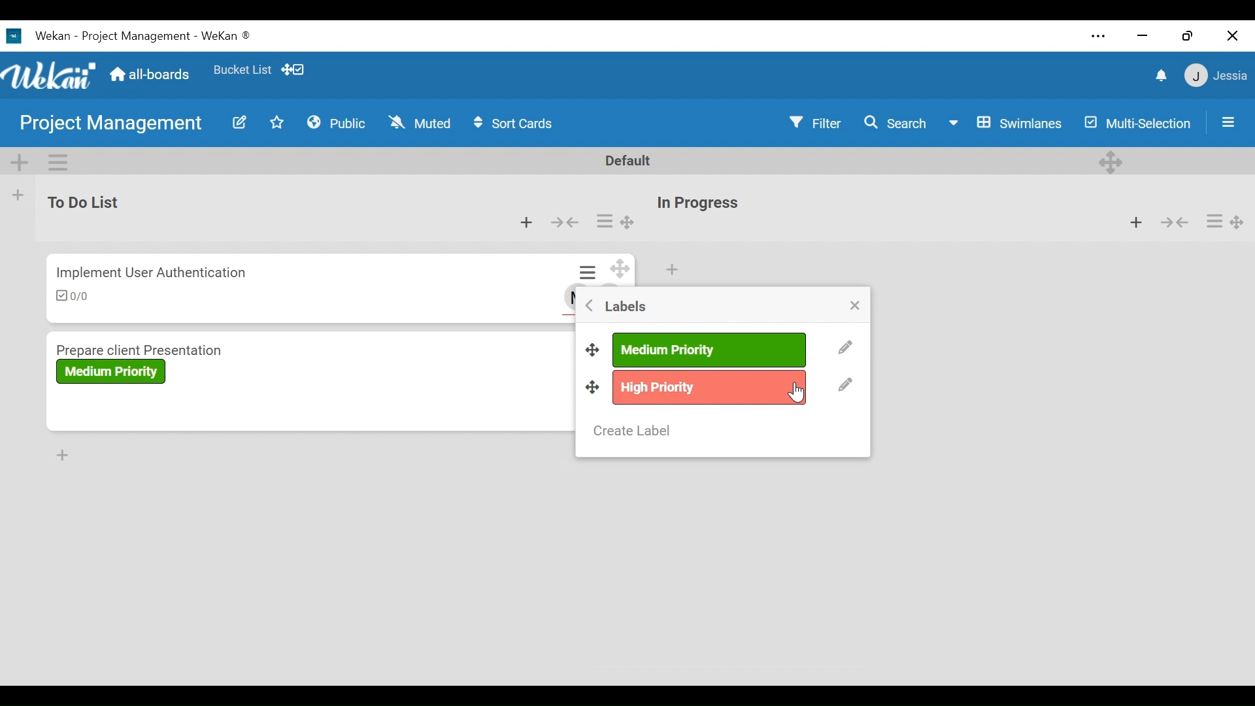 Image resolution: width=1255 pixels, height=706 pixels. I want to click on Cursor, so click(799, 394).